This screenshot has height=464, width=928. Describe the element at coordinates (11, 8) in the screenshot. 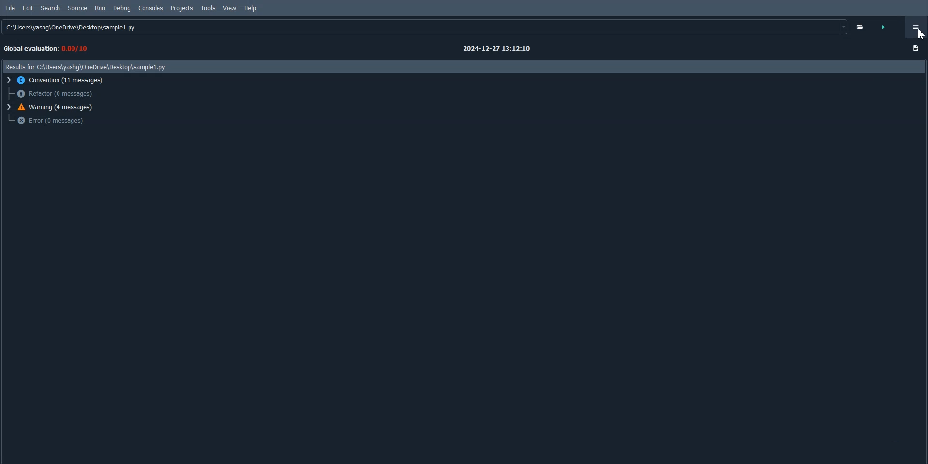

I see `File` at that location.